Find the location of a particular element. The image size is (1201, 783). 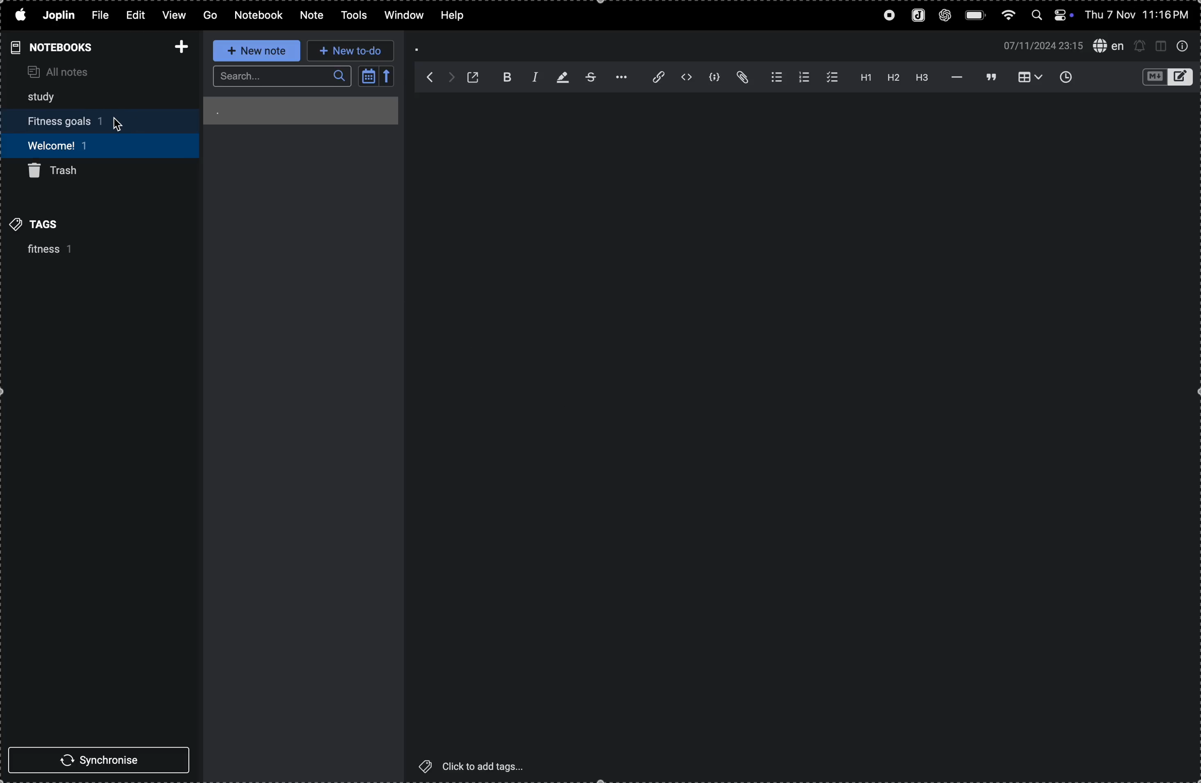

07/11/2022 23:15 is located at coordinates (1039, 45).